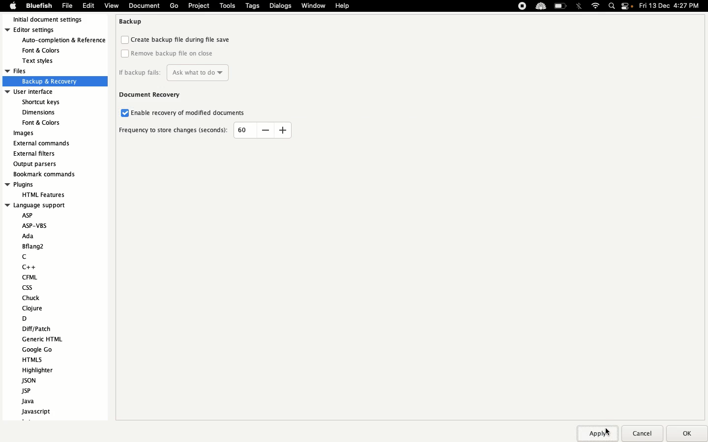  I want to click on Dialogs, so click(281, 5).